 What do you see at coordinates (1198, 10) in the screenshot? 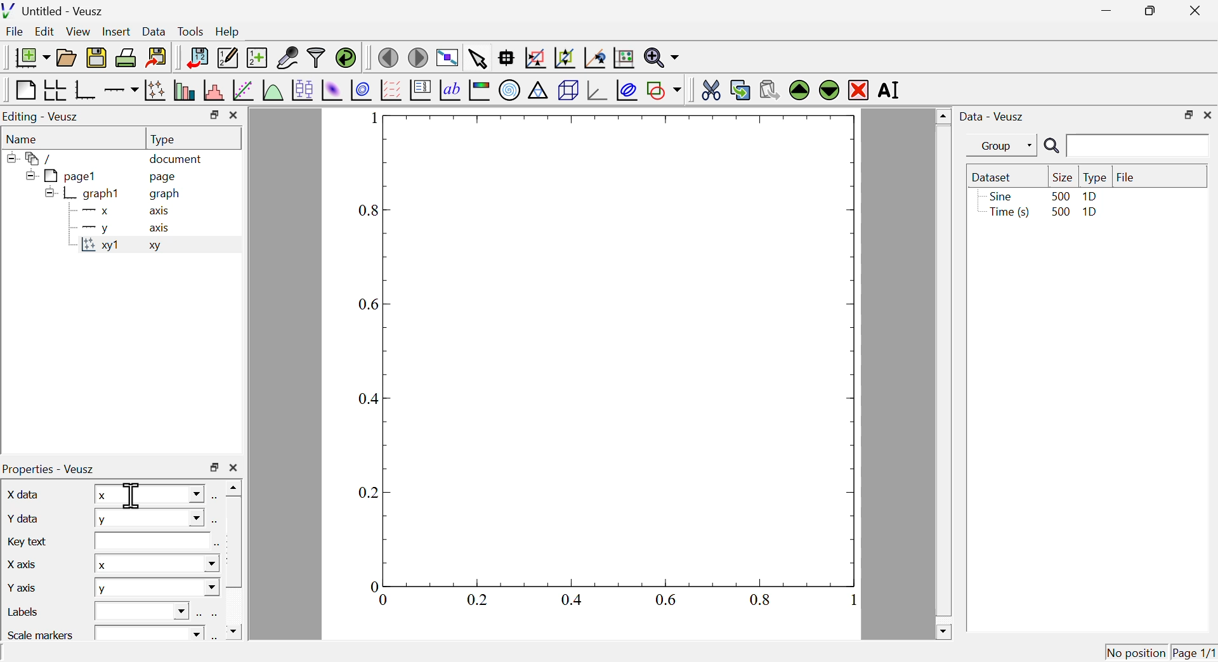
I see `close` at bounding box center [1198, 10].